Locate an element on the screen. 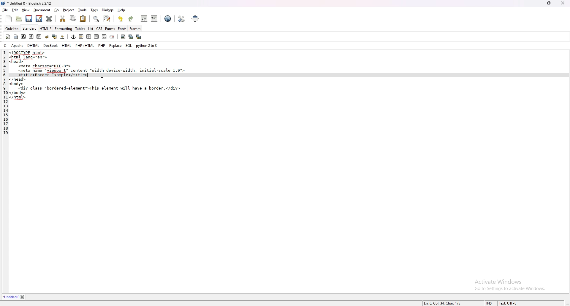  quickbar is located at coordinates (12, 29).